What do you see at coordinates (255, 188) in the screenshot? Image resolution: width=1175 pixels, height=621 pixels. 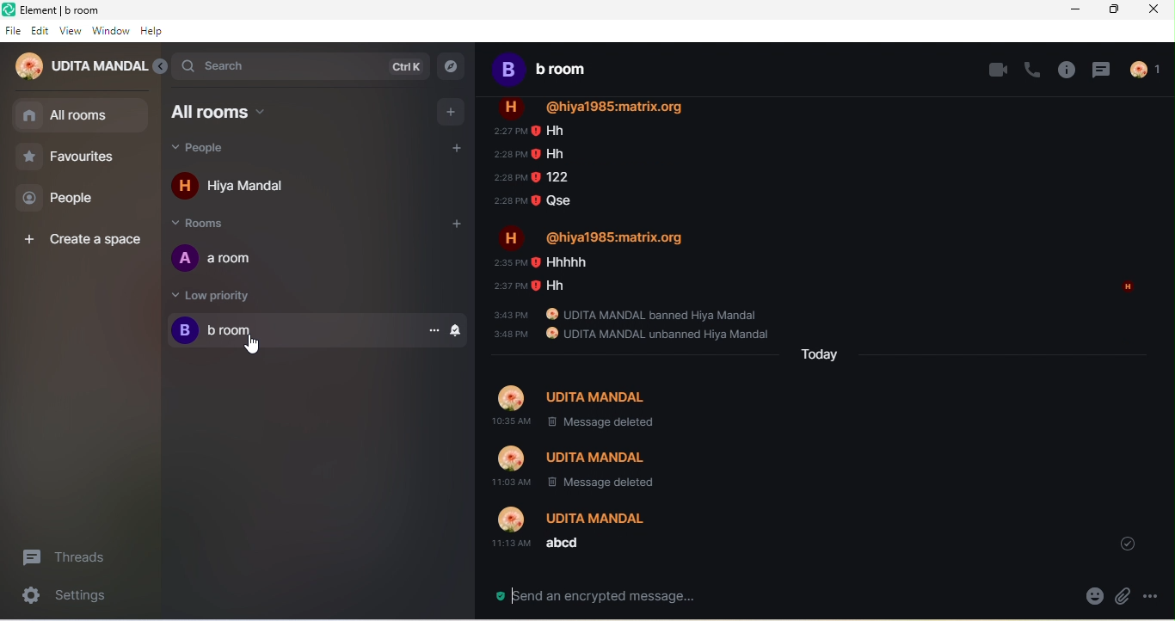 I see `hiya mandal` at bounding box center [255, 188].